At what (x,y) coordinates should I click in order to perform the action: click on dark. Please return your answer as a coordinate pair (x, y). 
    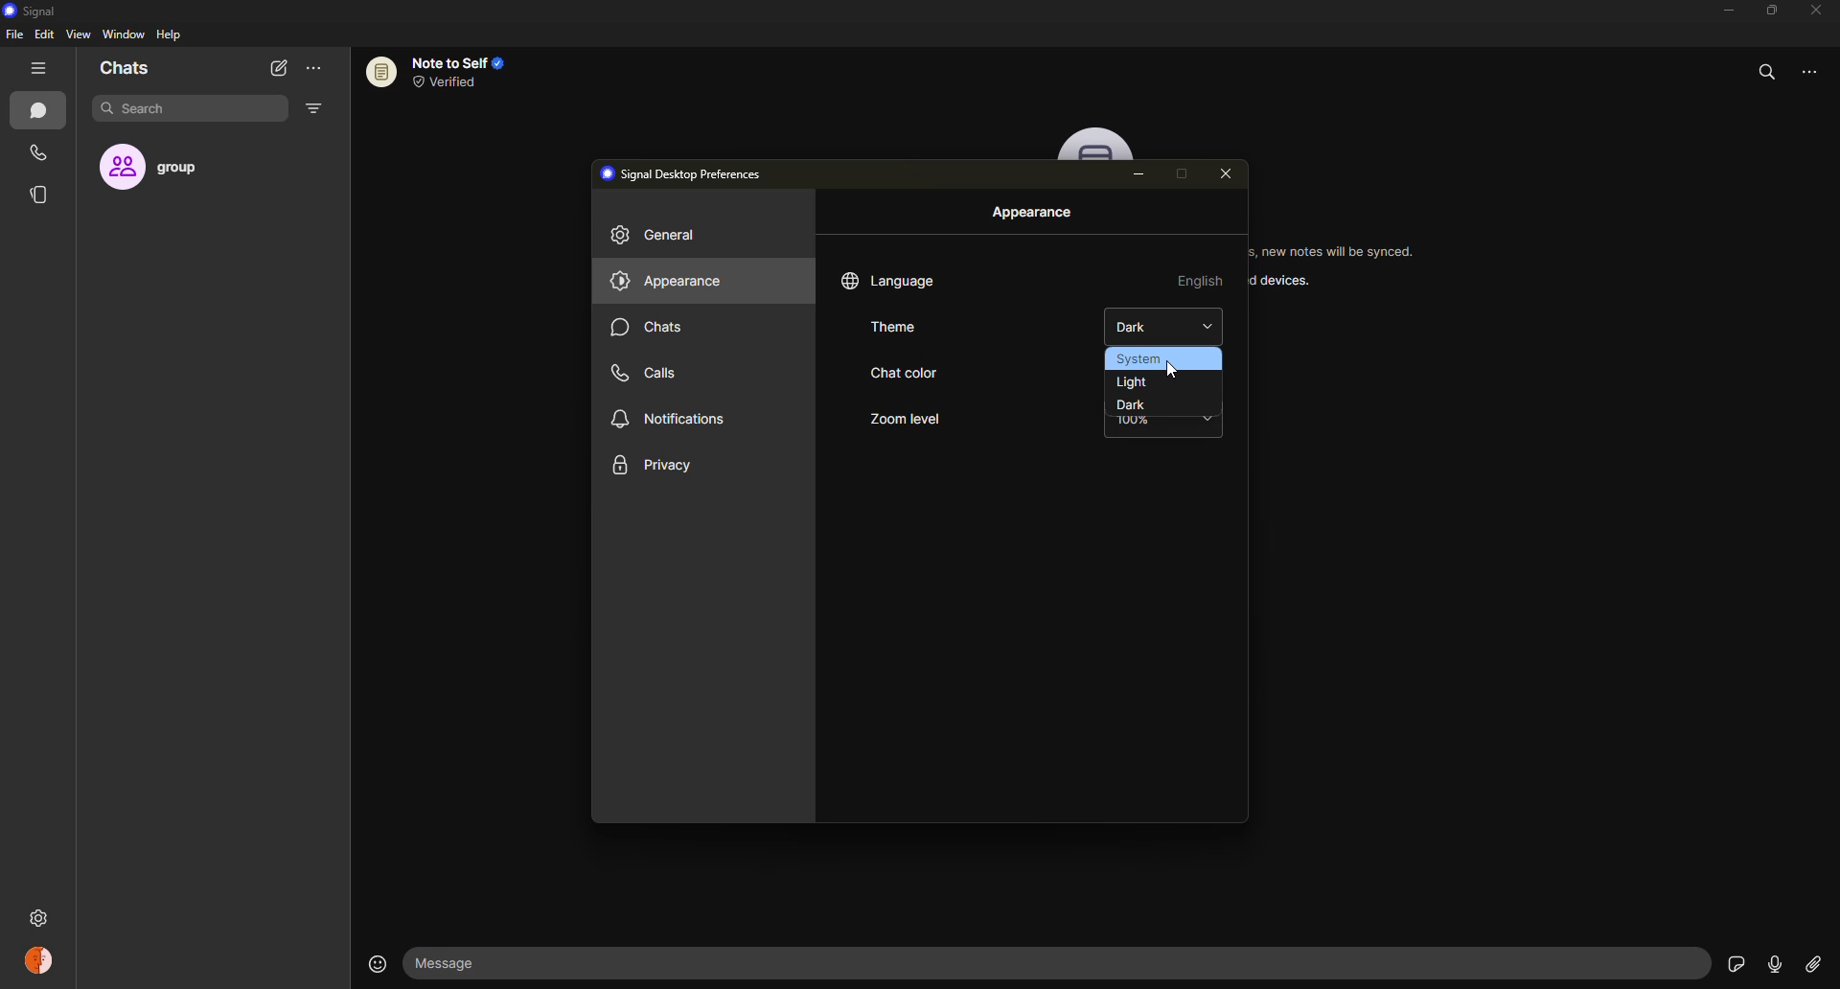
    Looking at the image, I should click on (1152, 328).